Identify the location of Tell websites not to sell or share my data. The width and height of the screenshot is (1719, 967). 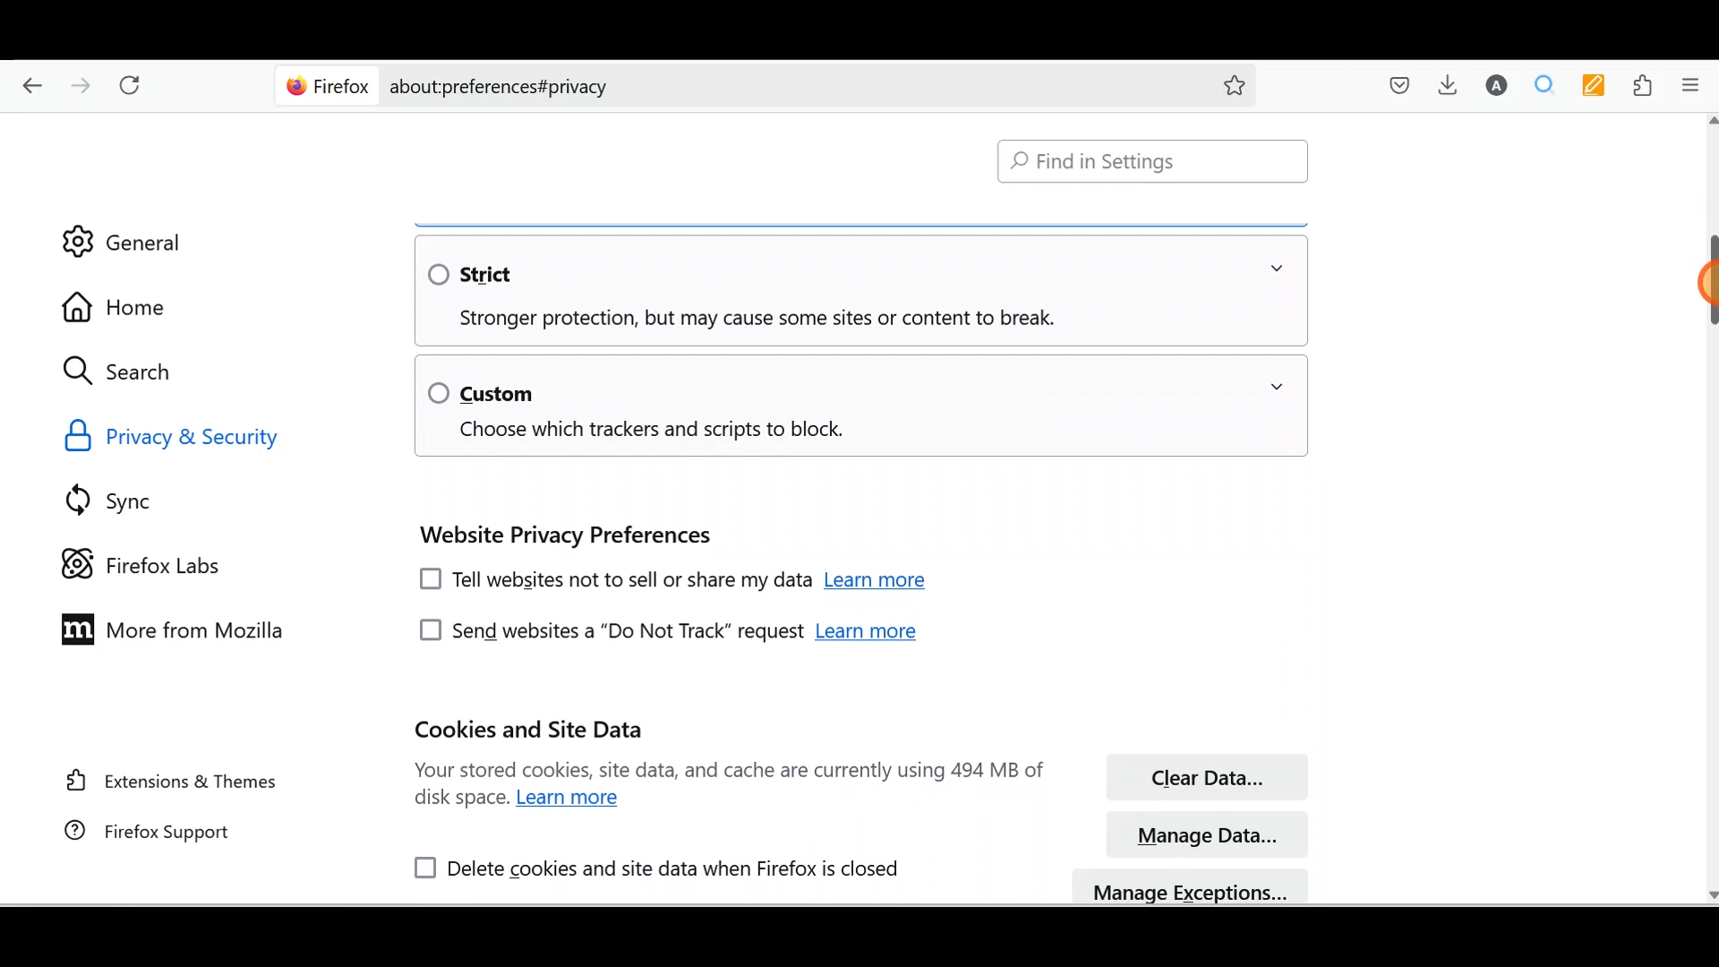
(611, 582).